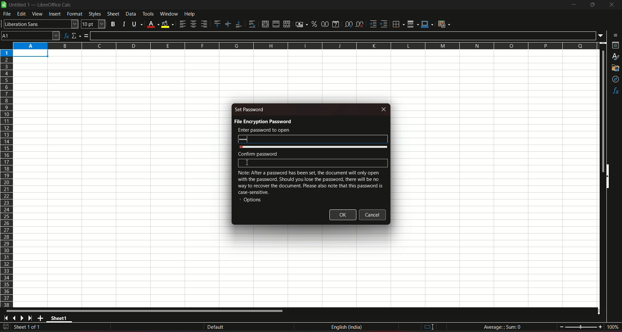 The image size is (622, 332). I want to click on functions, so click(615, 91).